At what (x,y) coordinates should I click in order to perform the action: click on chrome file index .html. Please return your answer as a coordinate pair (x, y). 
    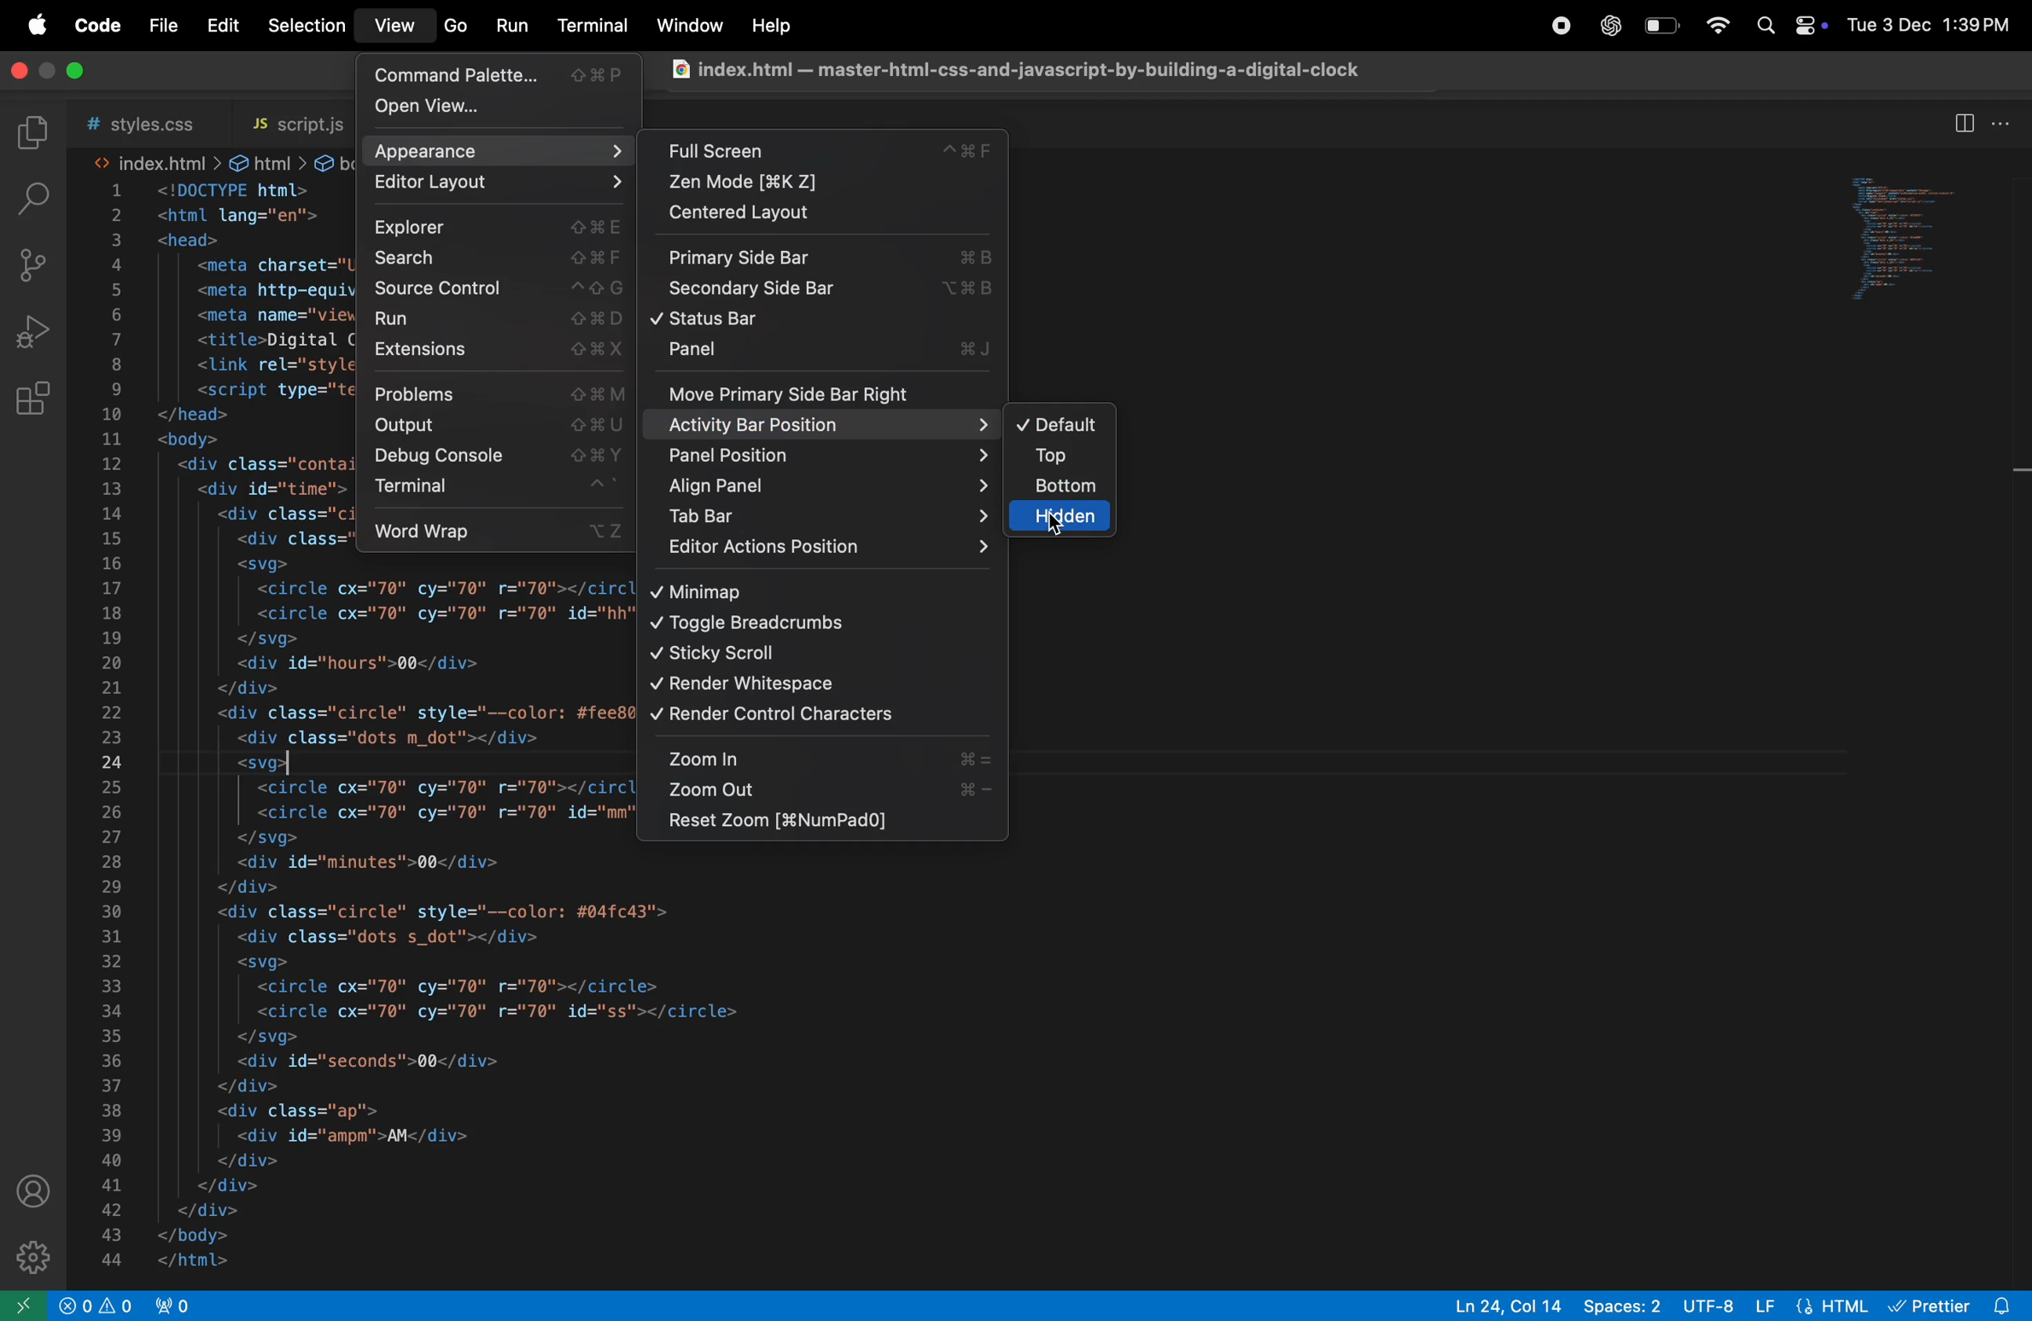
    Looking at the image, I should click on (1018, 73).